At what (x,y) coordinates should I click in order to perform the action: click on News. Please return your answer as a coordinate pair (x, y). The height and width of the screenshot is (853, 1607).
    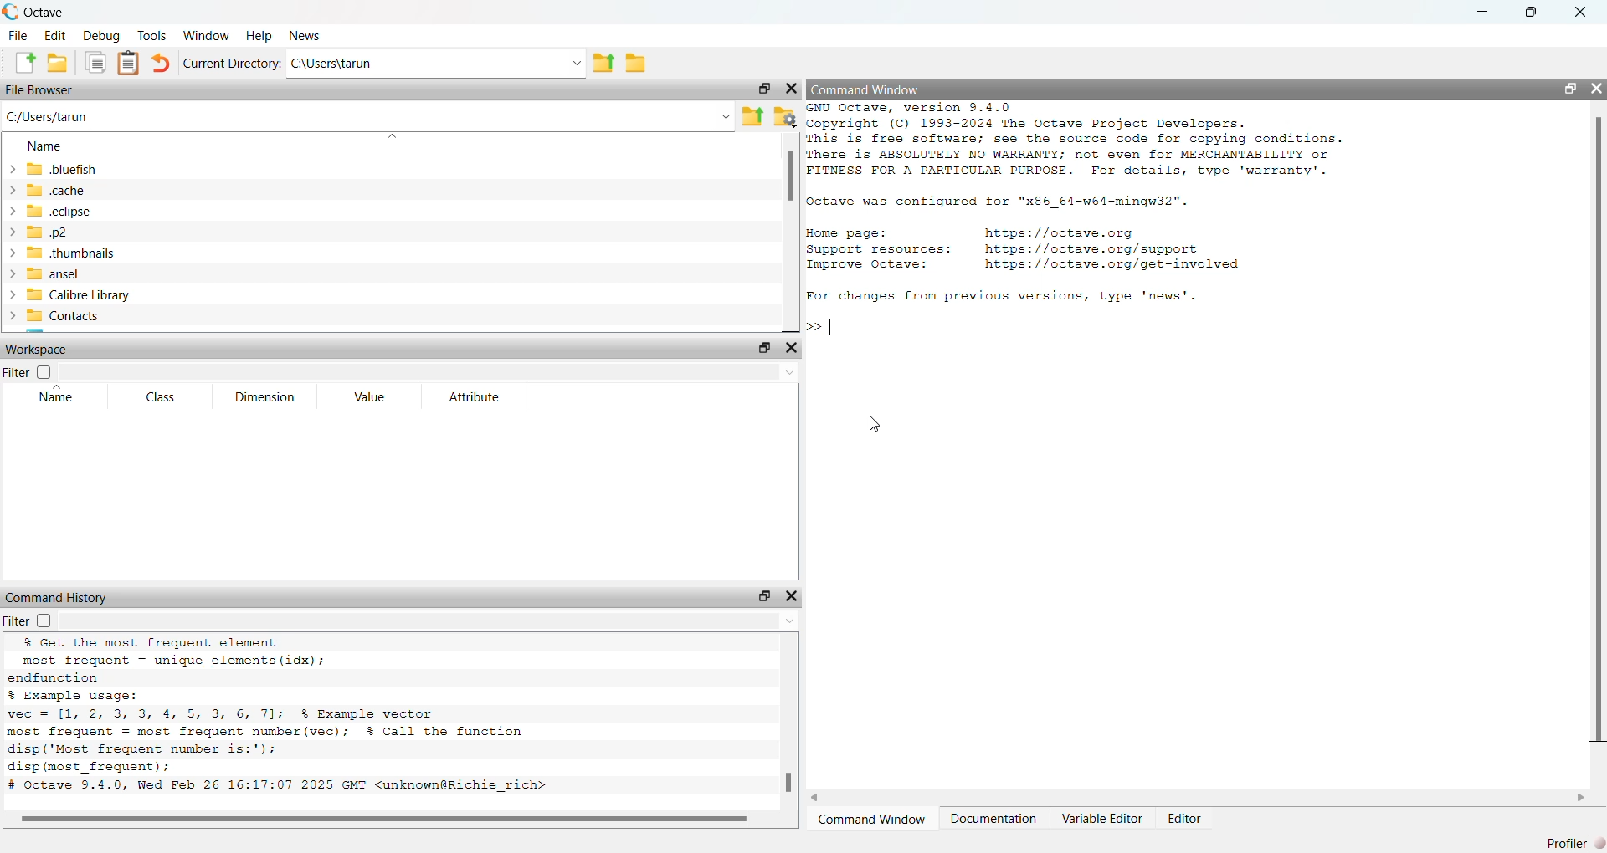
    Looking at the image, I should click on (304, 35).